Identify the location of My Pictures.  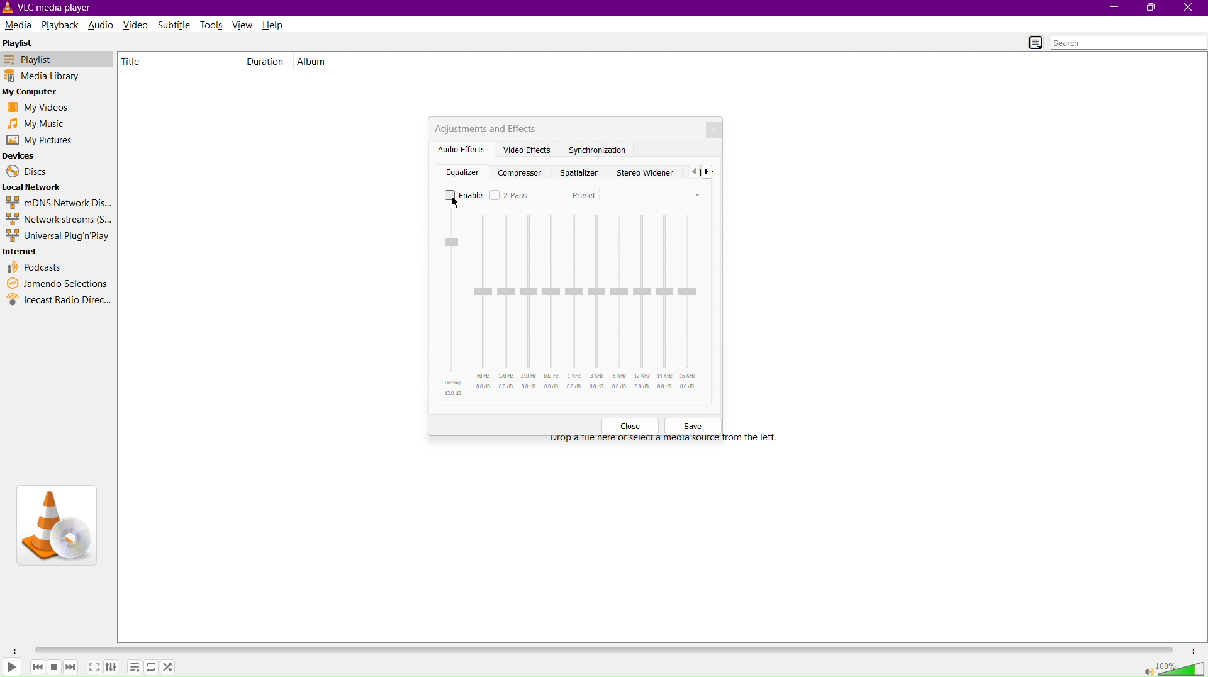
(43, 141).